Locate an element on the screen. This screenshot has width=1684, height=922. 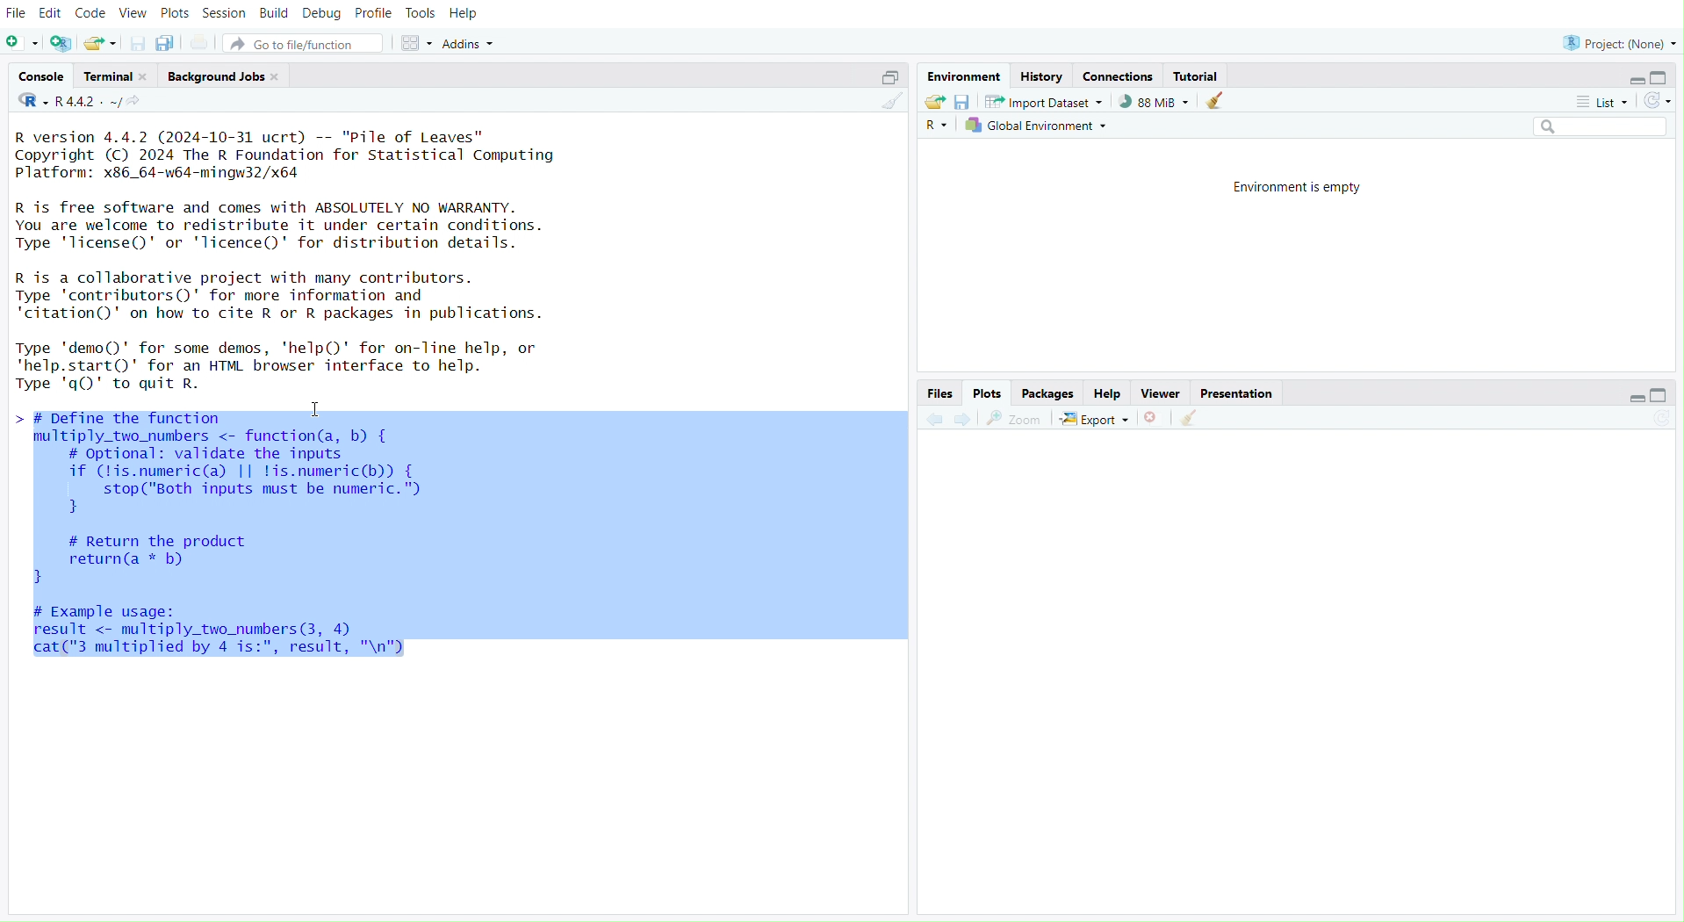
Maximize is located at coordinates (1662, 77).